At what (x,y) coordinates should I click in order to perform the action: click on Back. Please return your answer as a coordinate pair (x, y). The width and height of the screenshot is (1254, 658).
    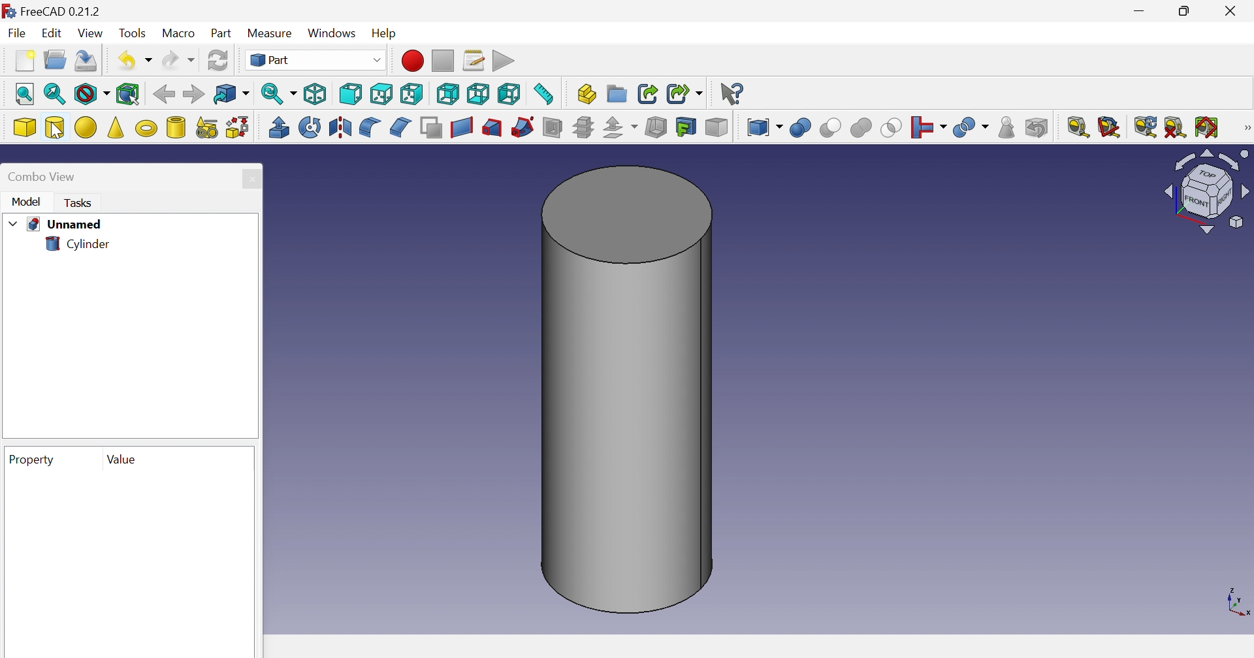
    Looking at the image, I should click on (165, 97).